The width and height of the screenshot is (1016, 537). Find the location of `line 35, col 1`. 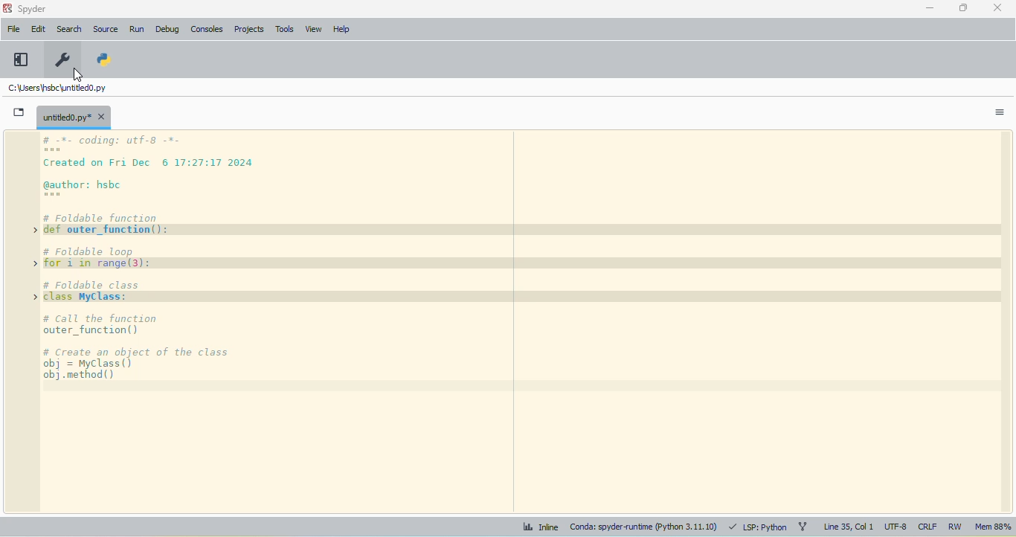

line 35, col 1 is located at coordinates (848, 527).